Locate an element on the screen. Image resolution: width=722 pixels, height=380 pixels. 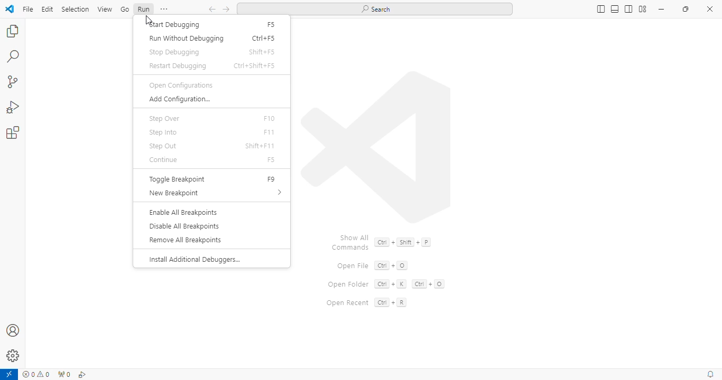
close is located at coordinates (710, 9).